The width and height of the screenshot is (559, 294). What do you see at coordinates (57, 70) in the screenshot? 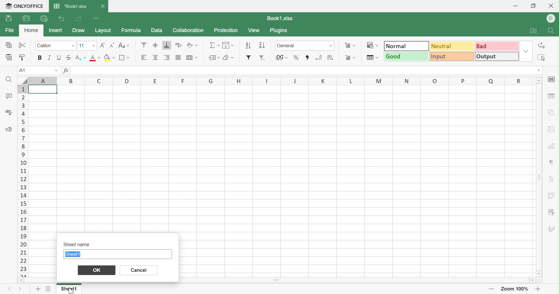
I see `Drop Down` at bounding box center [57, 70].